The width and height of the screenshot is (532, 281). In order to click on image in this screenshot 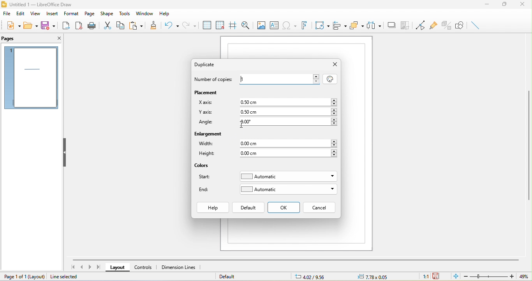, I will do `click(261, 25)`.